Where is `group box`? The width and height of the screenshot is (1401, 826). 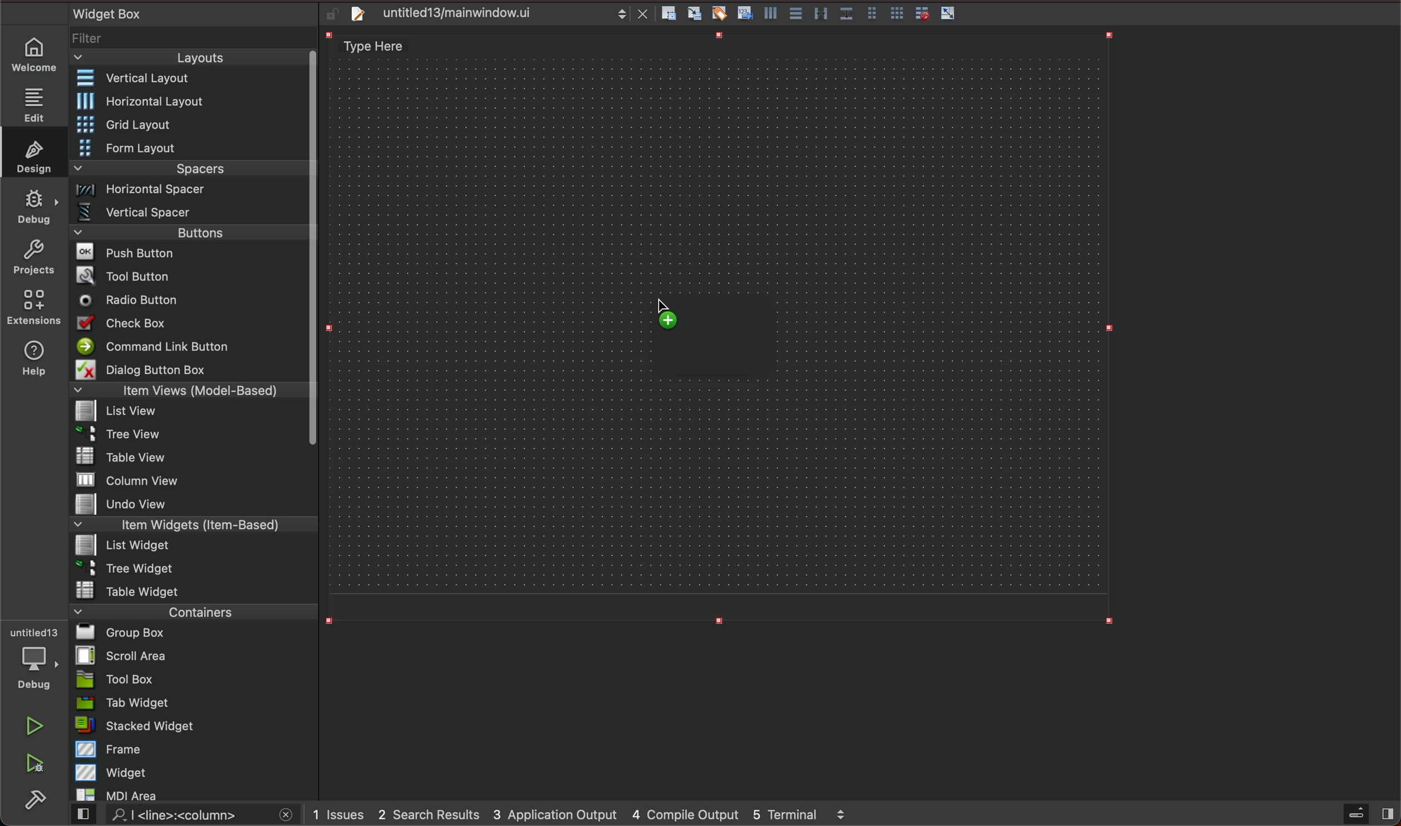 group box is located at coordinates (195, 633).